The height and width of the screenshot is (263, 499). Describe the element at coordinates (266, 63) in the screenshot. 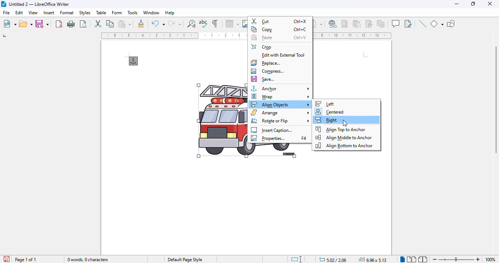

I see `replace` at that location.